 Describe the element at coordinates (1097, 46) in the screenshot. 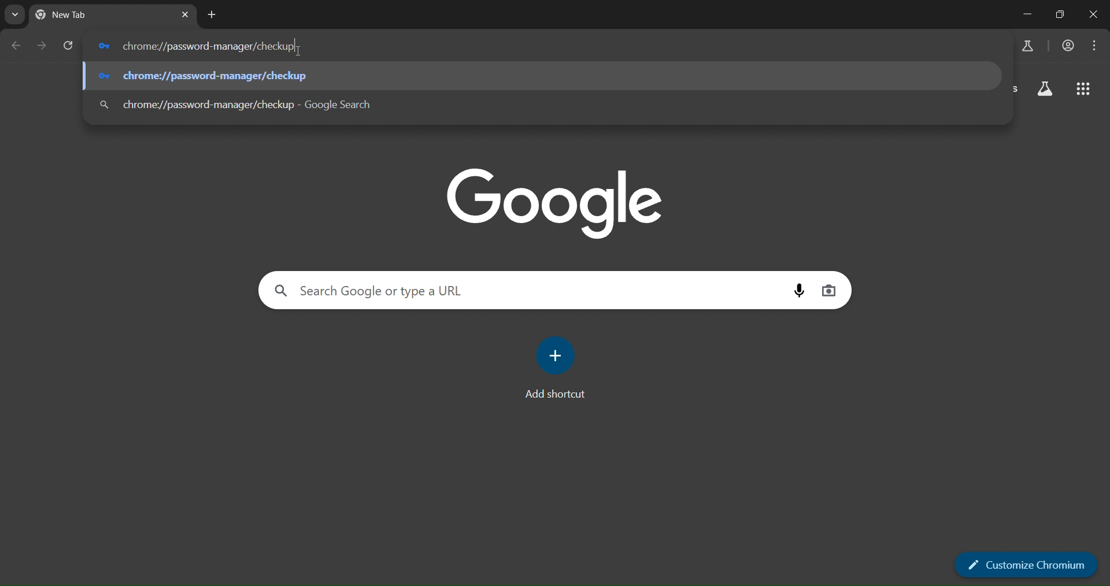

I see `menu` at that location.